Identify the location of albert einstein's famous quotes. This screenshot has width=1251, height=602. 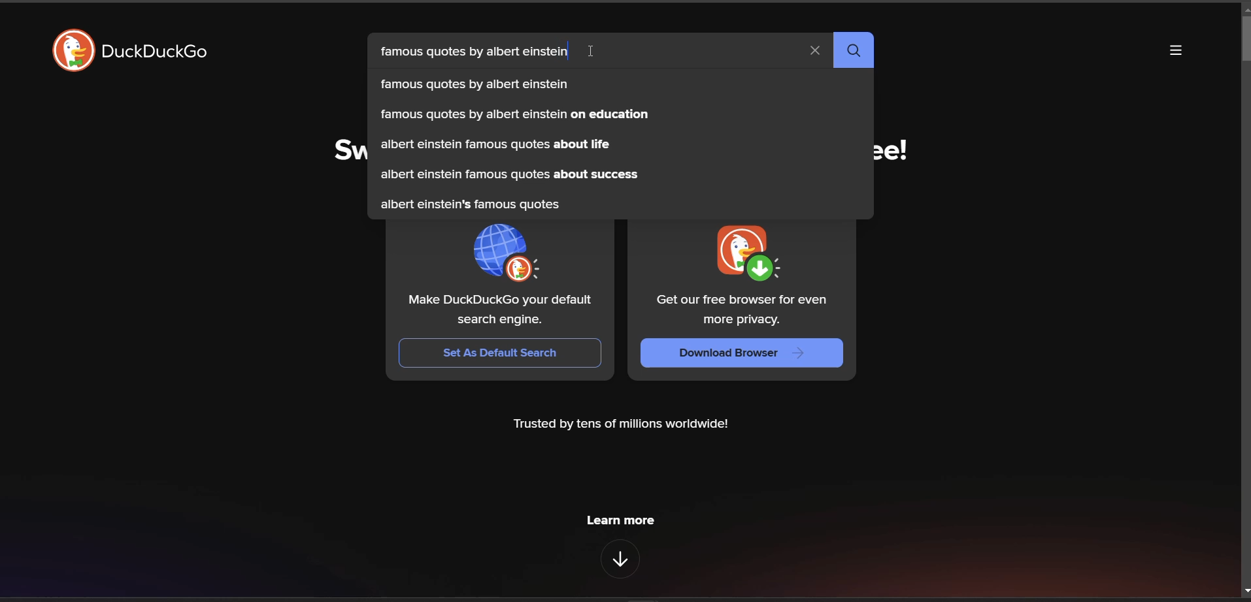
(468, 204).